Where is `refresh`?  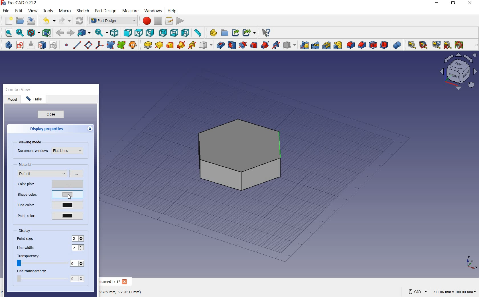
refresh is located at coordinates (79, 21).